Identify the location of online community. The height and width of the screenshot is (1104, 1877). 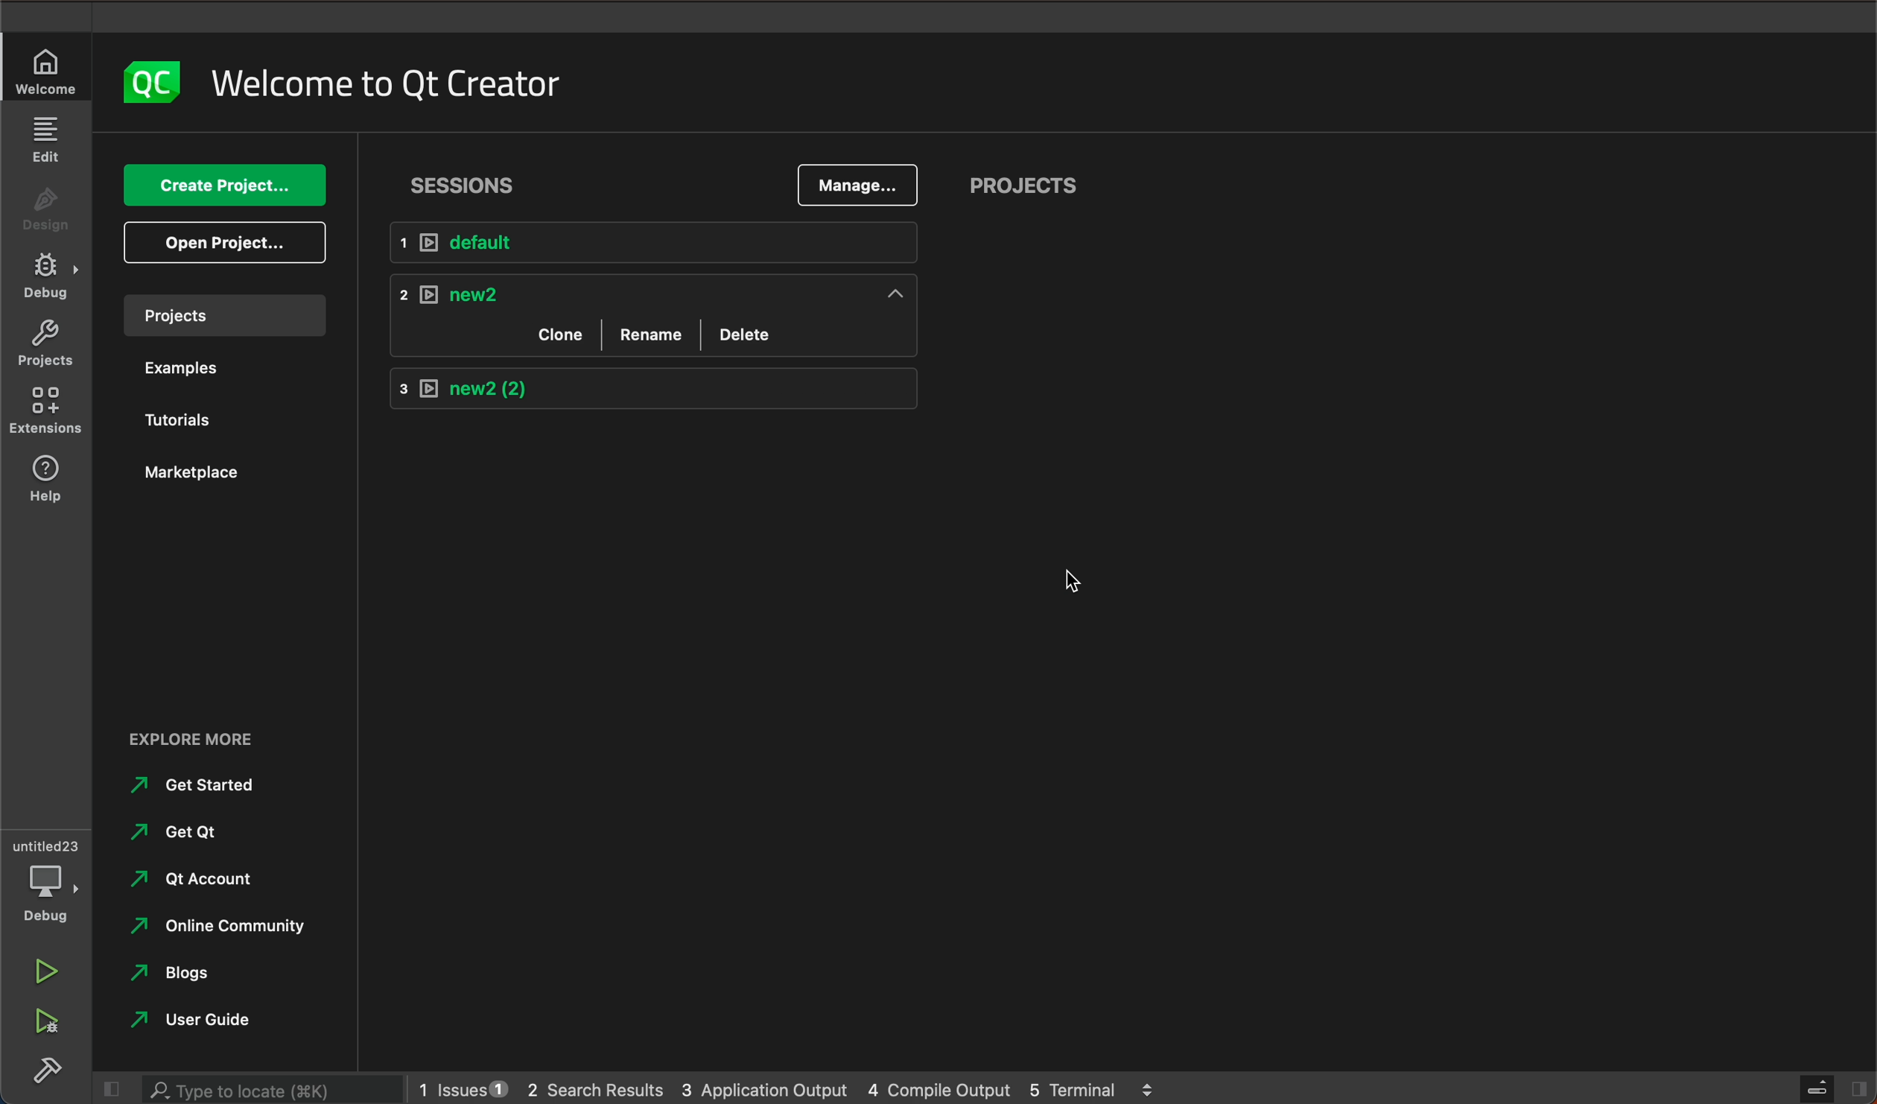
(234, 926).